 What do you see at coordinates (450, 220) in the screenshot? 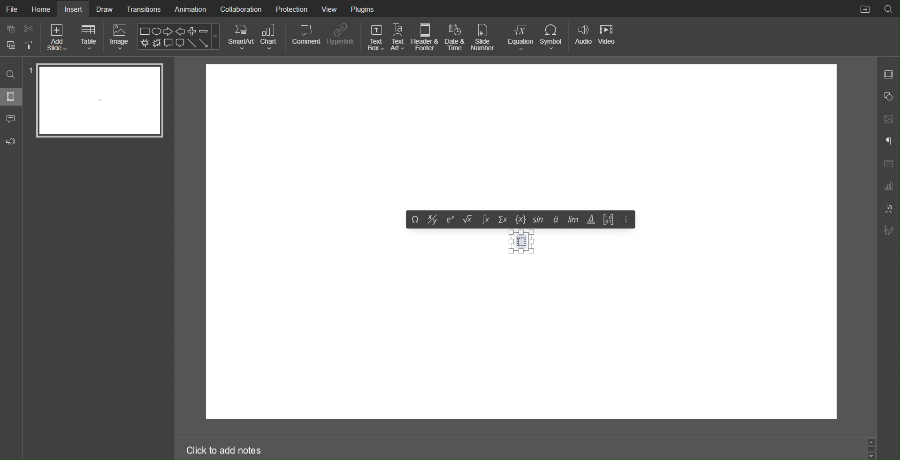
I see `Exponent` at bounding box center [450, 220].